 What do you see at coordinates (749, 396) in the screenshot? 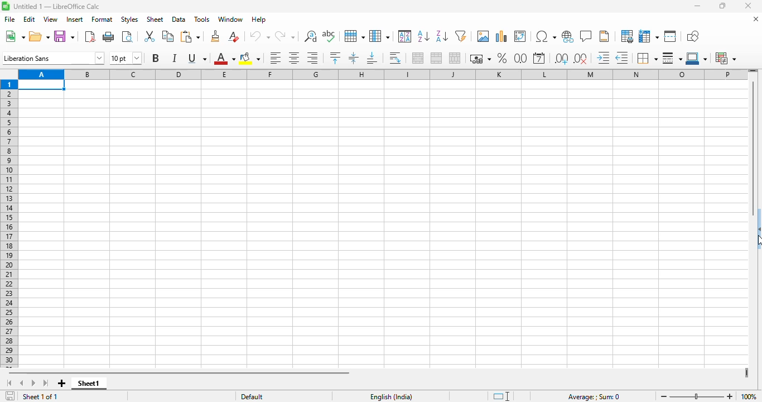
I see `zoom factor` at bounding box center [749, 396].